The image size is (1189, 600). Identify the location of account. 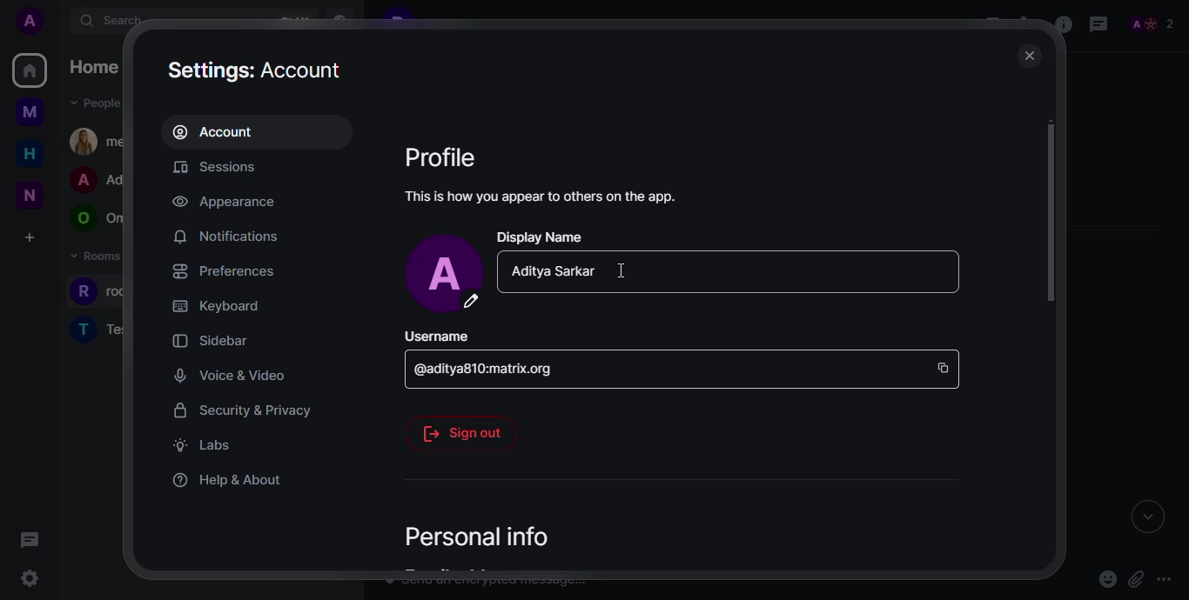
(220, 131).